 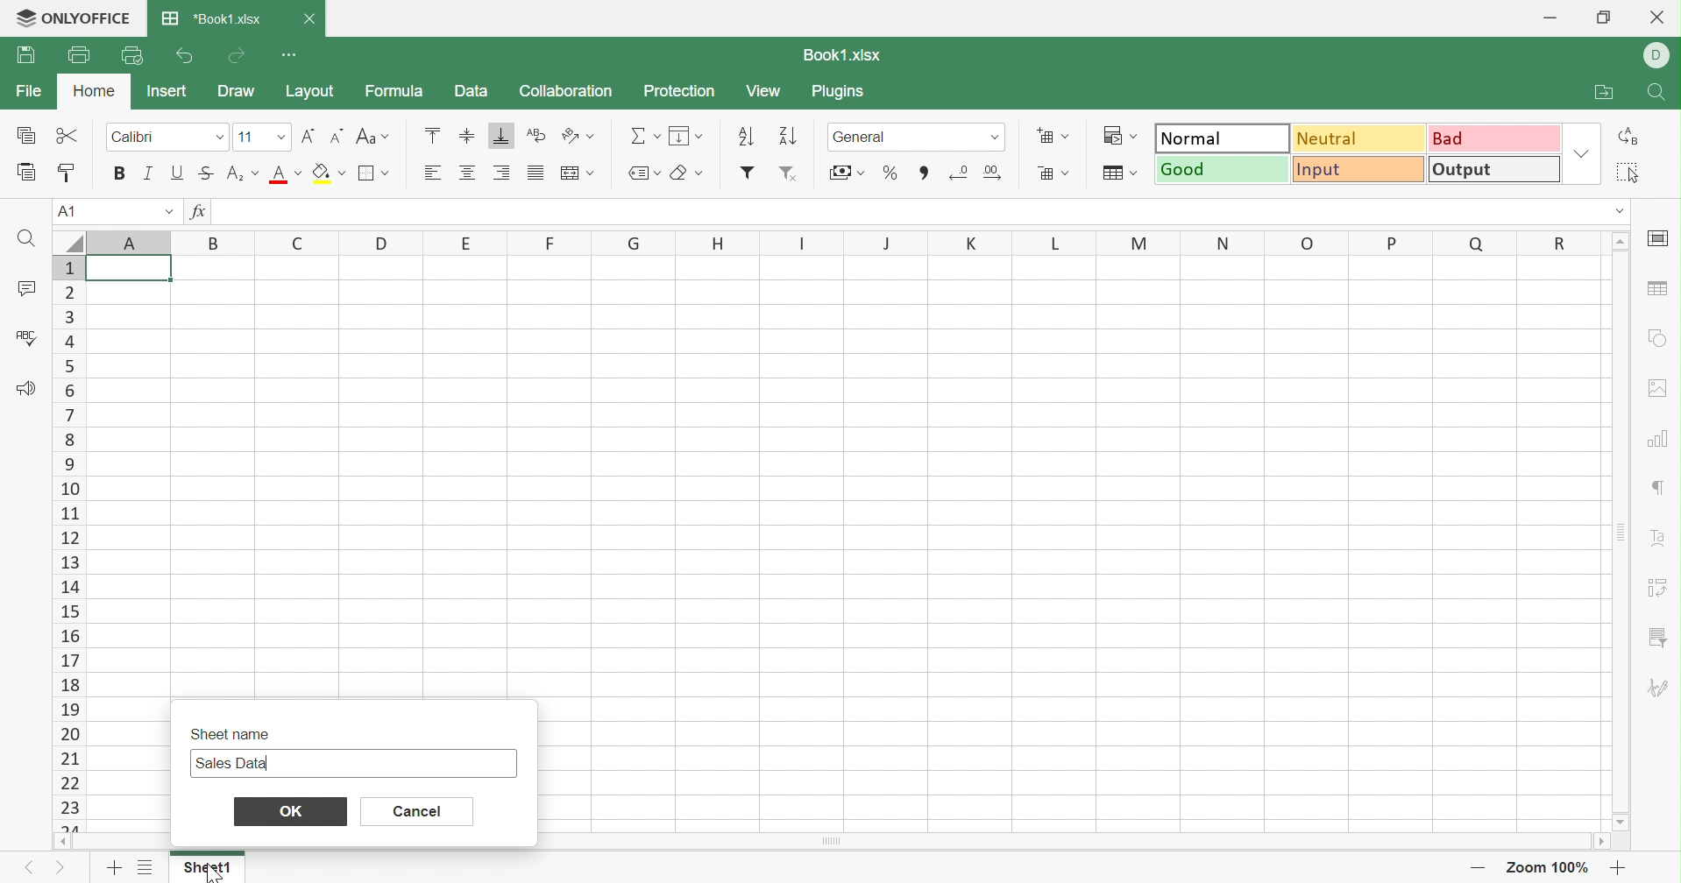 What do you see at coordinates (290, 53) in the screenshot?
I see `Customize Quick Access Toolbar` at bounding box center [290, 53].